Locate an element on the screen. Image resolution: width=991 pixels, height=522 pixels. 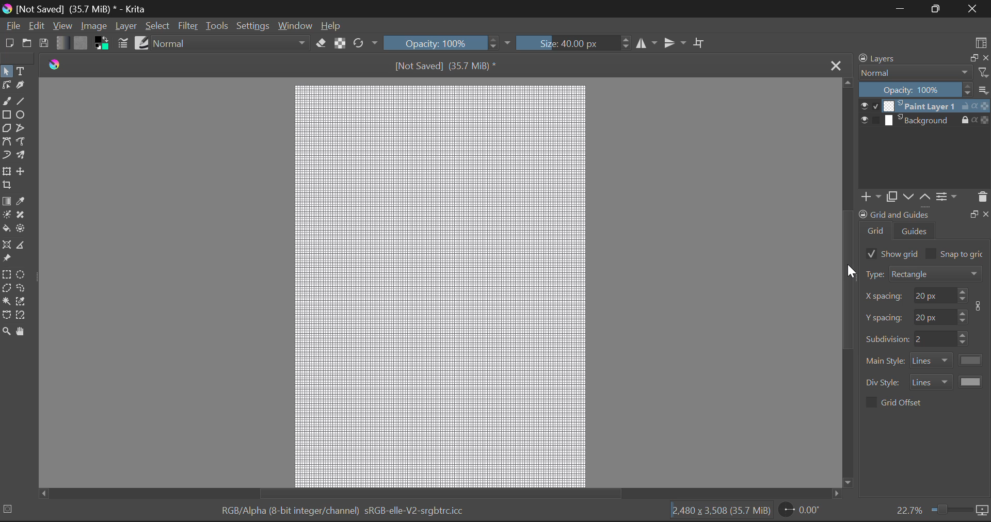
copy is located at coordinates (891, 197).